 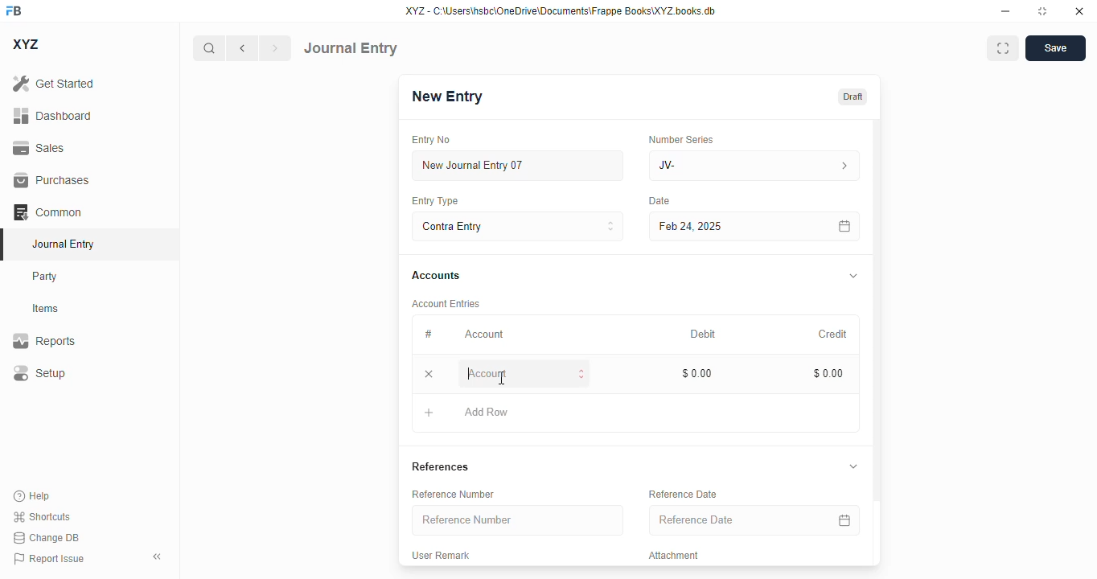 What do you see at coordinates (14, 10) in the screenshot?
I see `FB - logo` at bounding box center [14, 10].